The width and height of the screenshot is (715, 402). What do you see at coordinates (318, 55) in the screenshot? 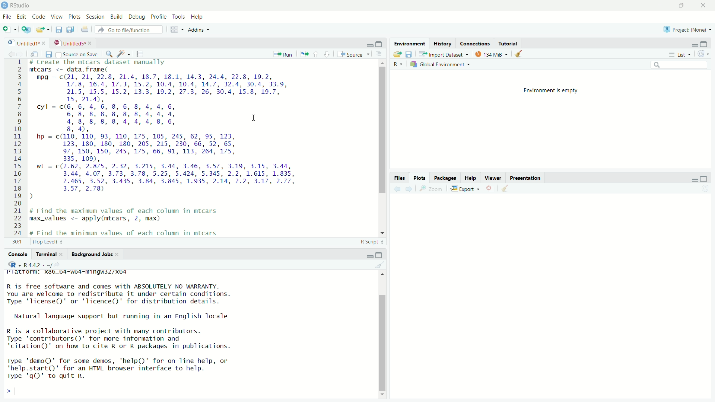
I see `upward` at bounding box center [318, 55].